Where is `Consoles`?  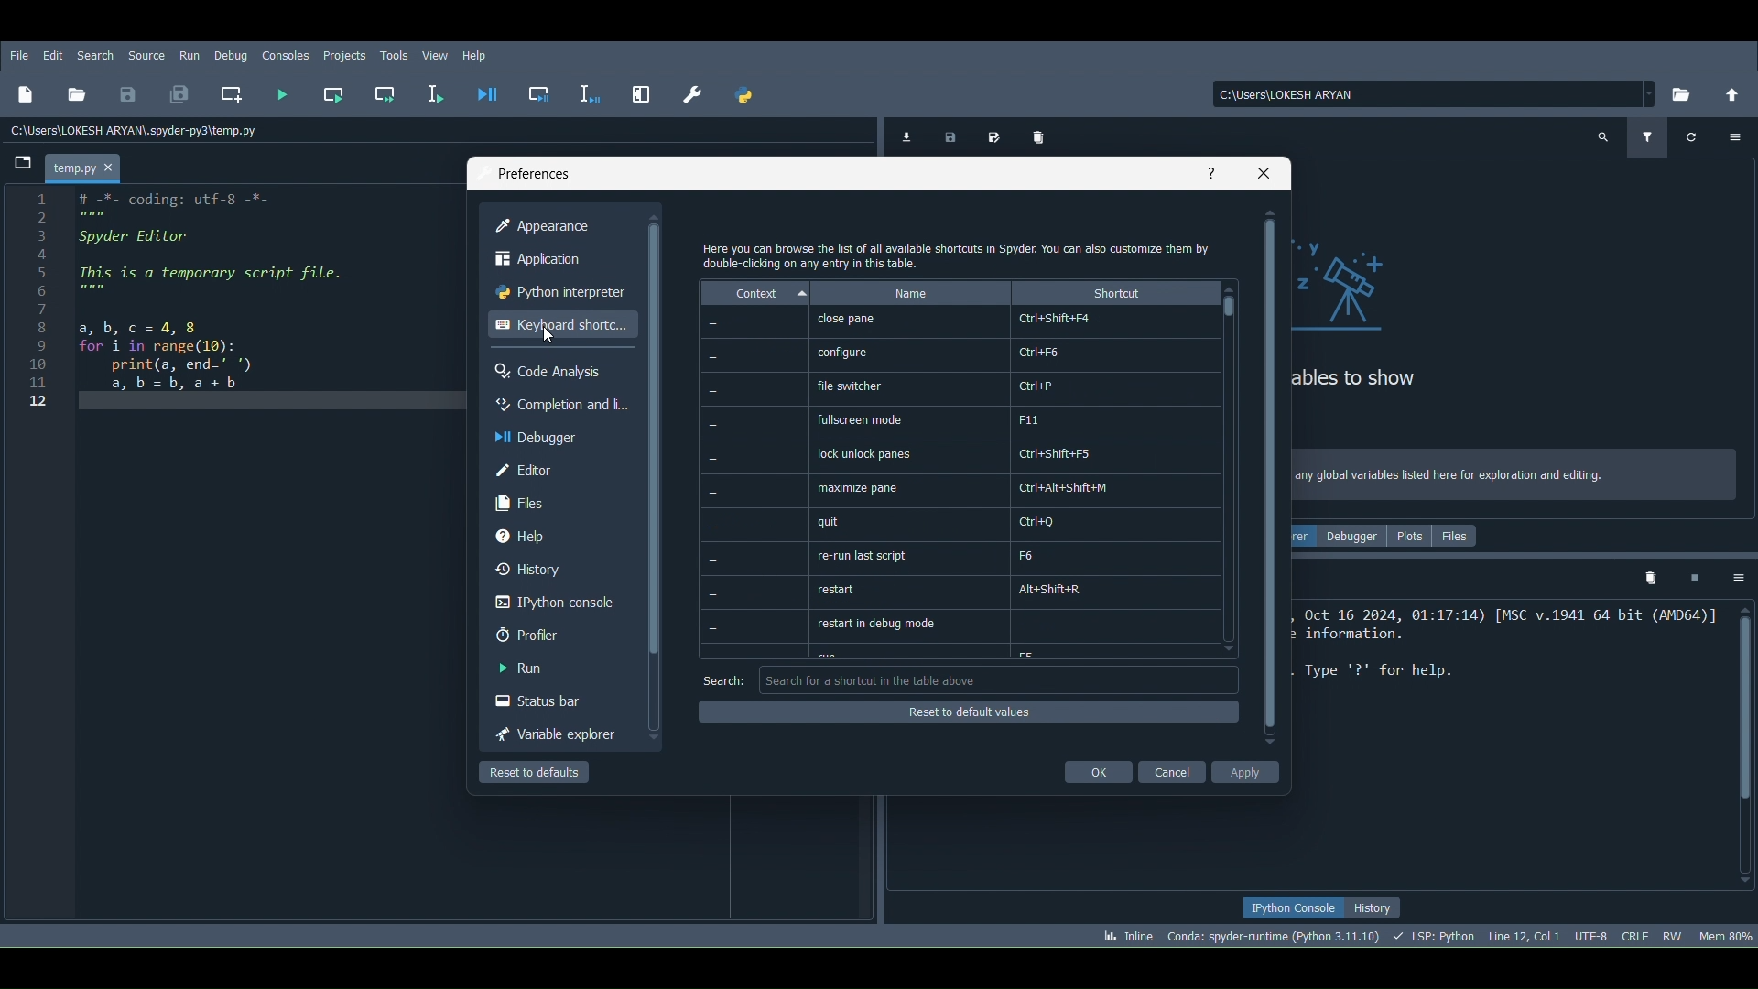
Consoles is located at coordinates (283, 56).